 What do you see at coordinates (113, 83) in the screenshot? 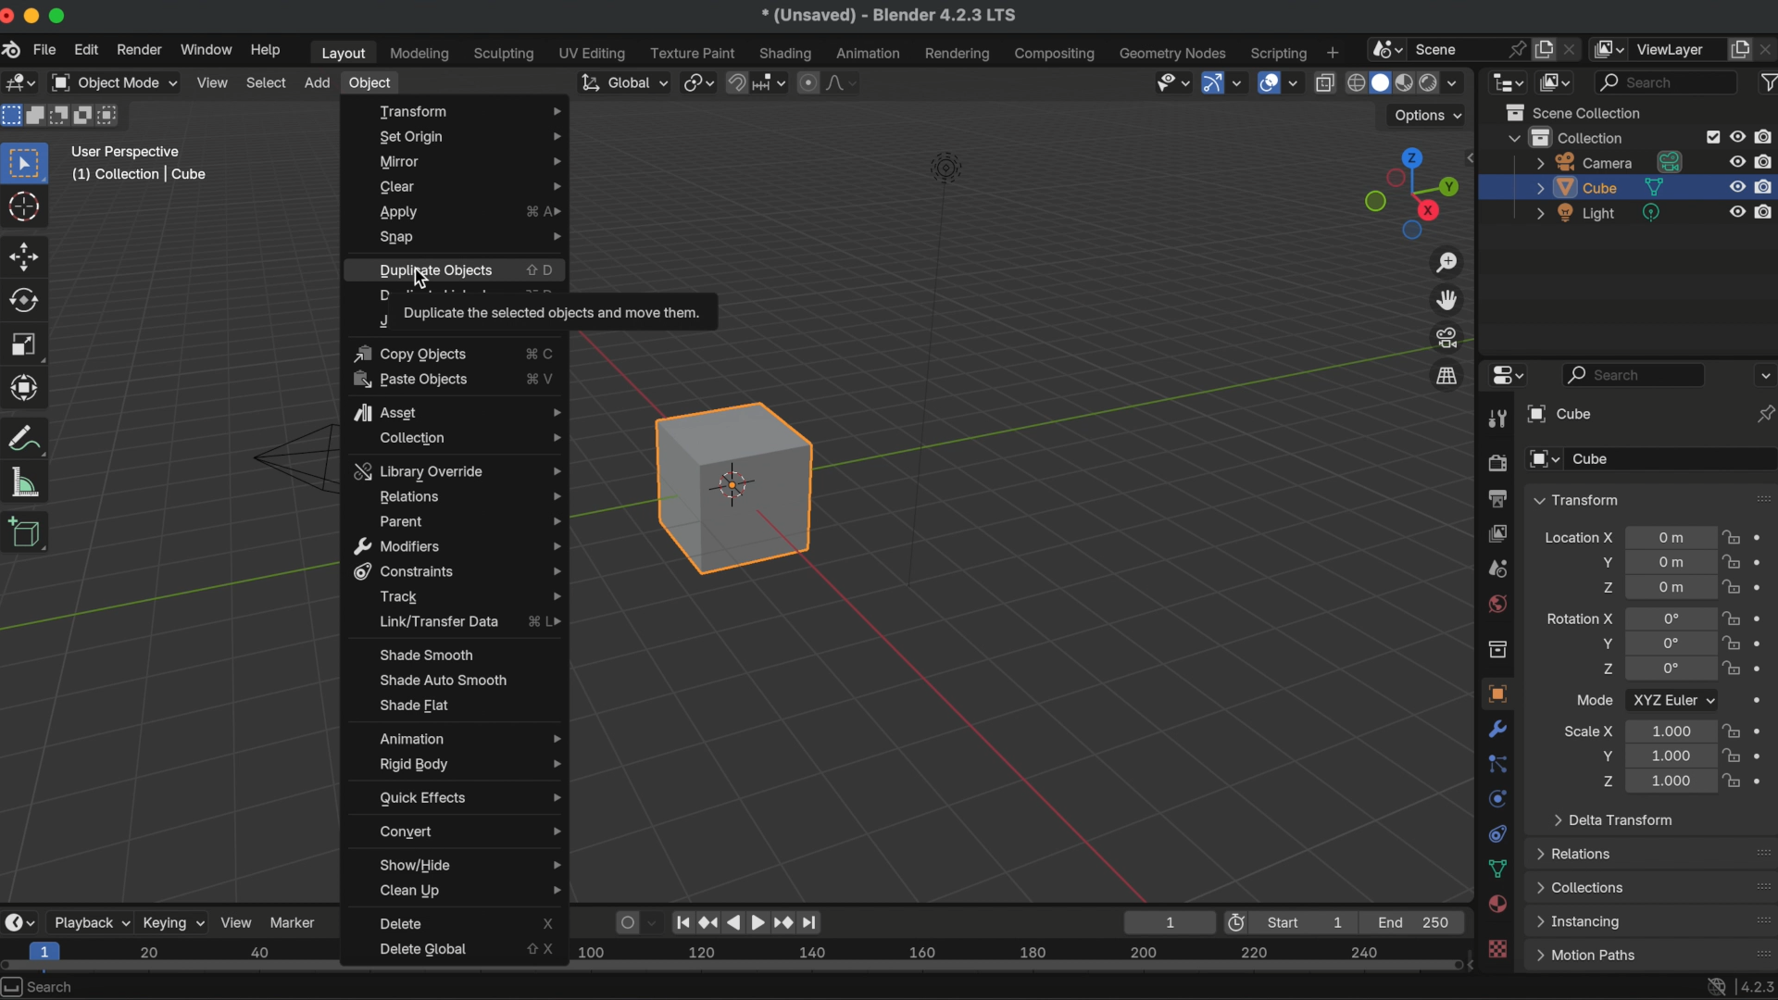
I see `object mode drop down` at bounding box center [113, 83].